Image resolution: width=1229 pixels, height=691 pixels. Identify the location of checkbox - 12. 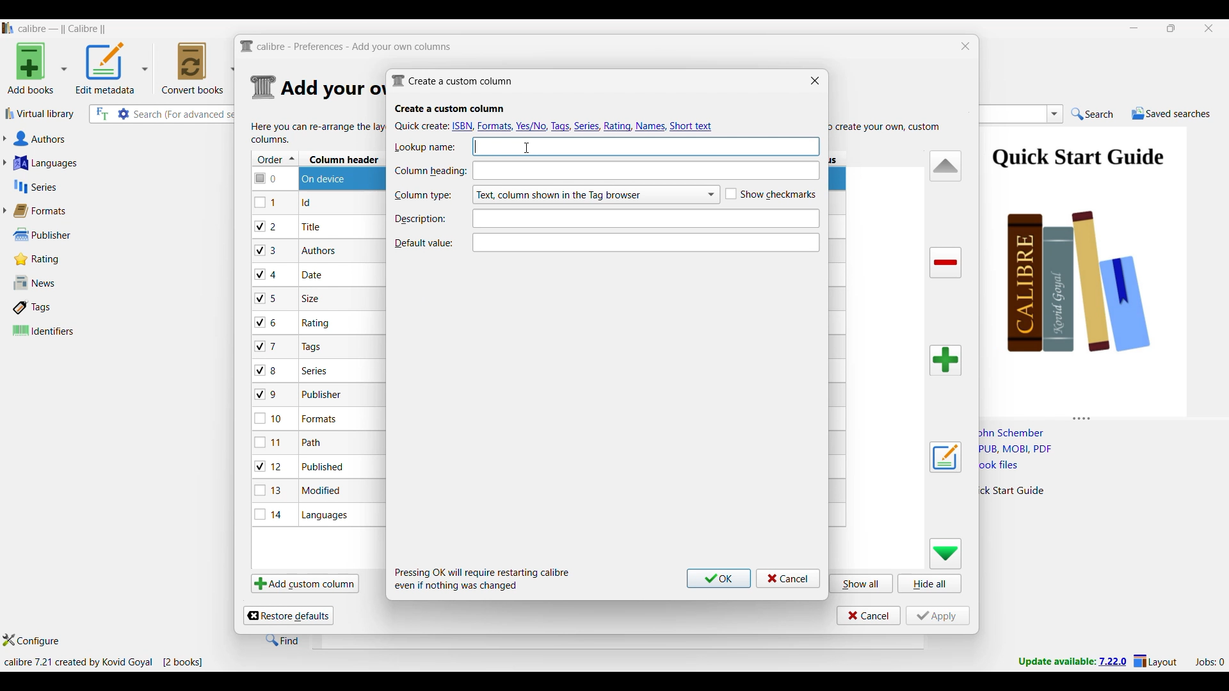
(270, 466).